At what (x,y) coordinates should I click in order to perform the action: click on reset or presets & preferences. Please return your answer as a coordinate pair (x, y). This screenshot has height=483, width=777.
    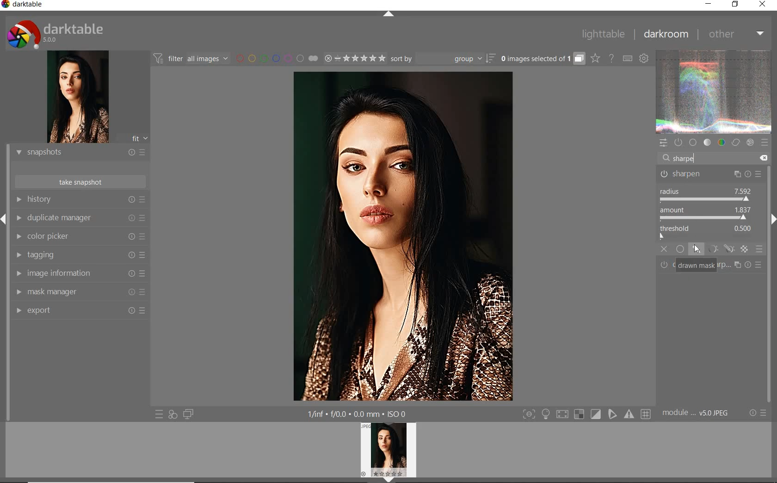
    Looking at the image, I should click on (758, 415).